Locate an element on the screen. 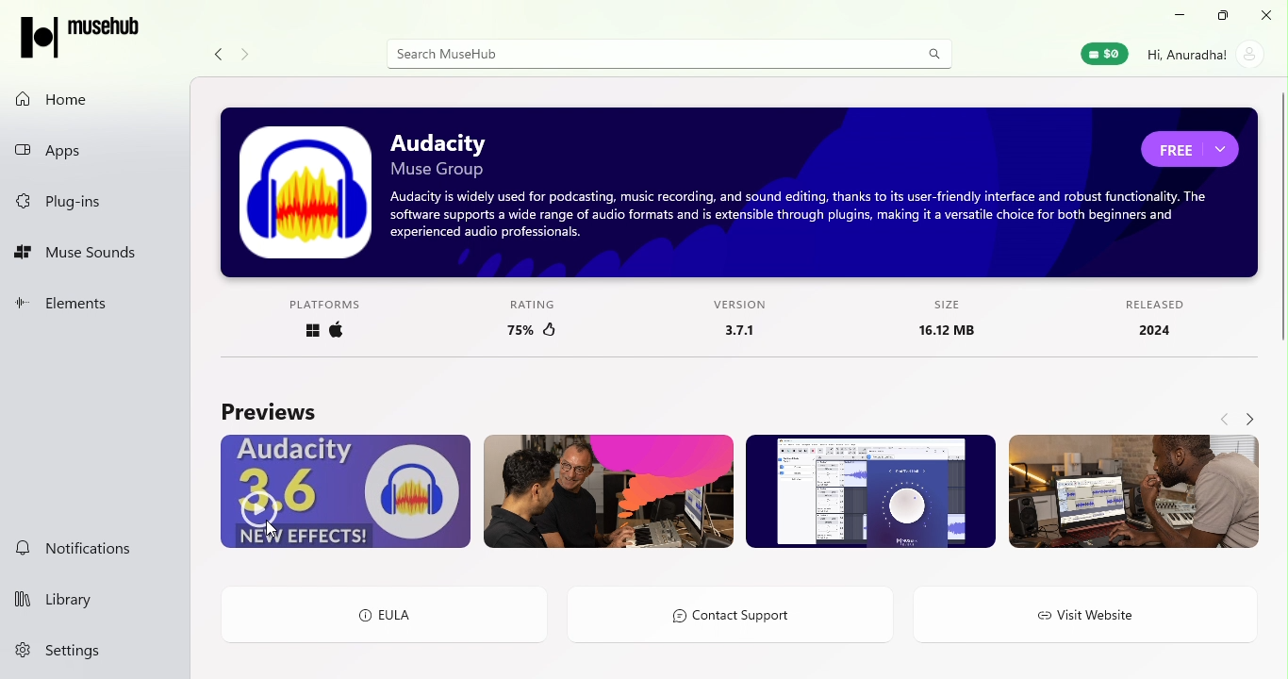 The height and width of the screenshot is (679, 1288). Library is located at coordinates (93, 598).